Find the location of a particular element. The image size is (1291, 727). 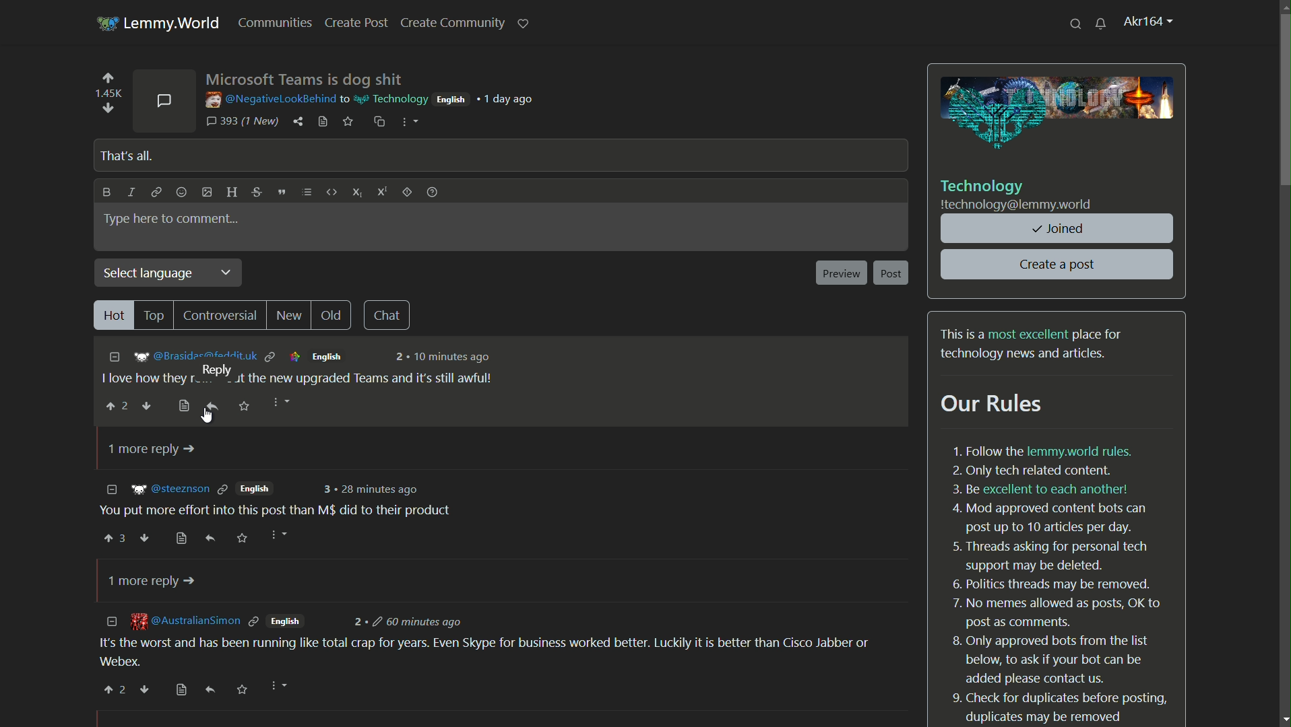

quote is located at coordinates (281, 192).